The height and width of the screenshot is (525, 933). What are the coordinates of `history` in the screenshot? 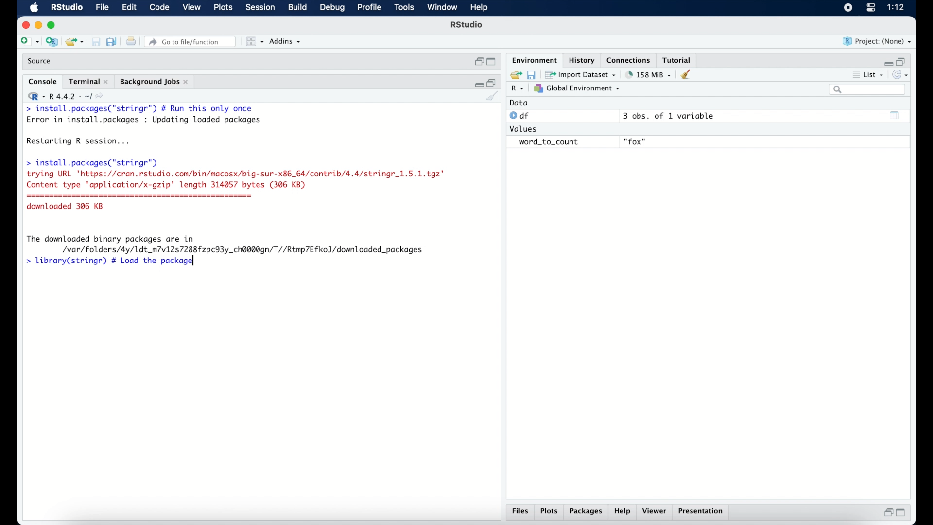 It's located at (581, 60).